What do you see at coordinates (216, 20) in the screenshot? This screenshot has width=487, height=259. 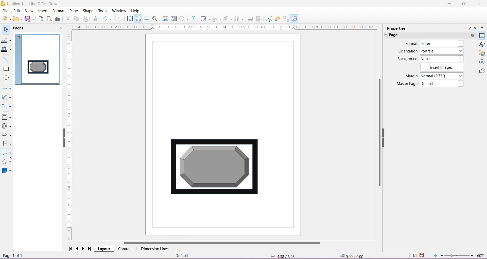 I see `Align Objects` at bounding box center [216, 20].